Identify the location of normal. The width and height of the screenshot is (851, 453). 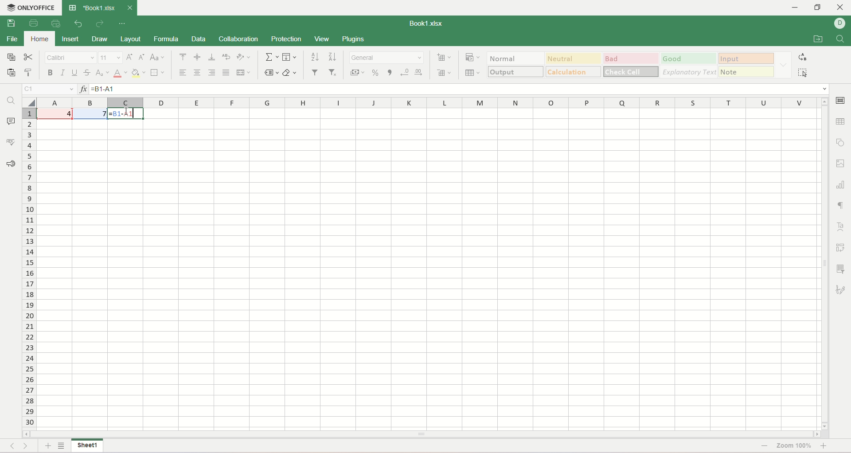
(515, 58).